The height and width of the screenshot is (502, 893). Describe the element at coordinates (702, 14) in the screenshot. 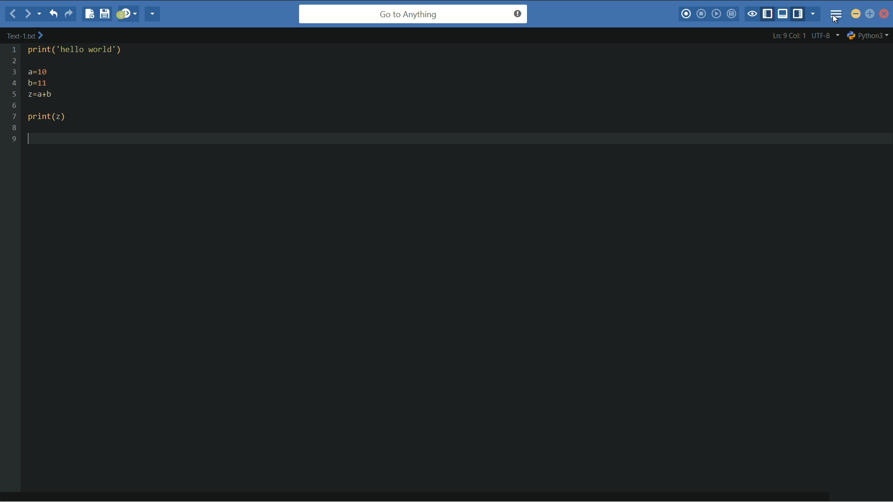

I see `stop macro` at that location.